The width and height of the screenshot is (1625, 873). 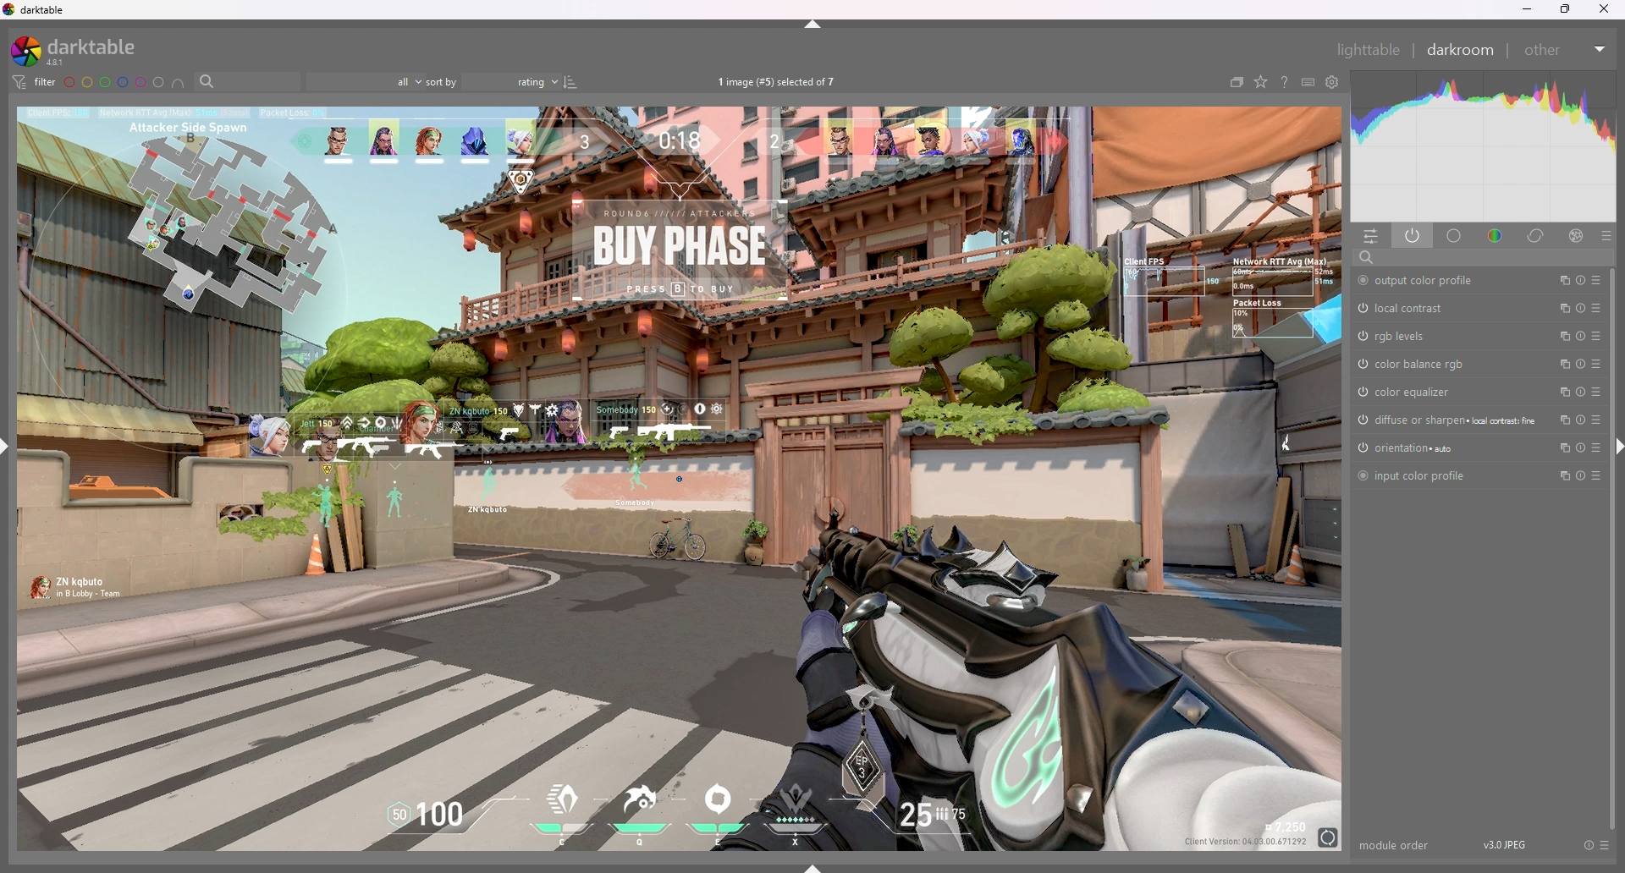 What do you see at coordinates (1524, 9) in the screenshot?
I see `minimize` at bounding box center [1524, 9].